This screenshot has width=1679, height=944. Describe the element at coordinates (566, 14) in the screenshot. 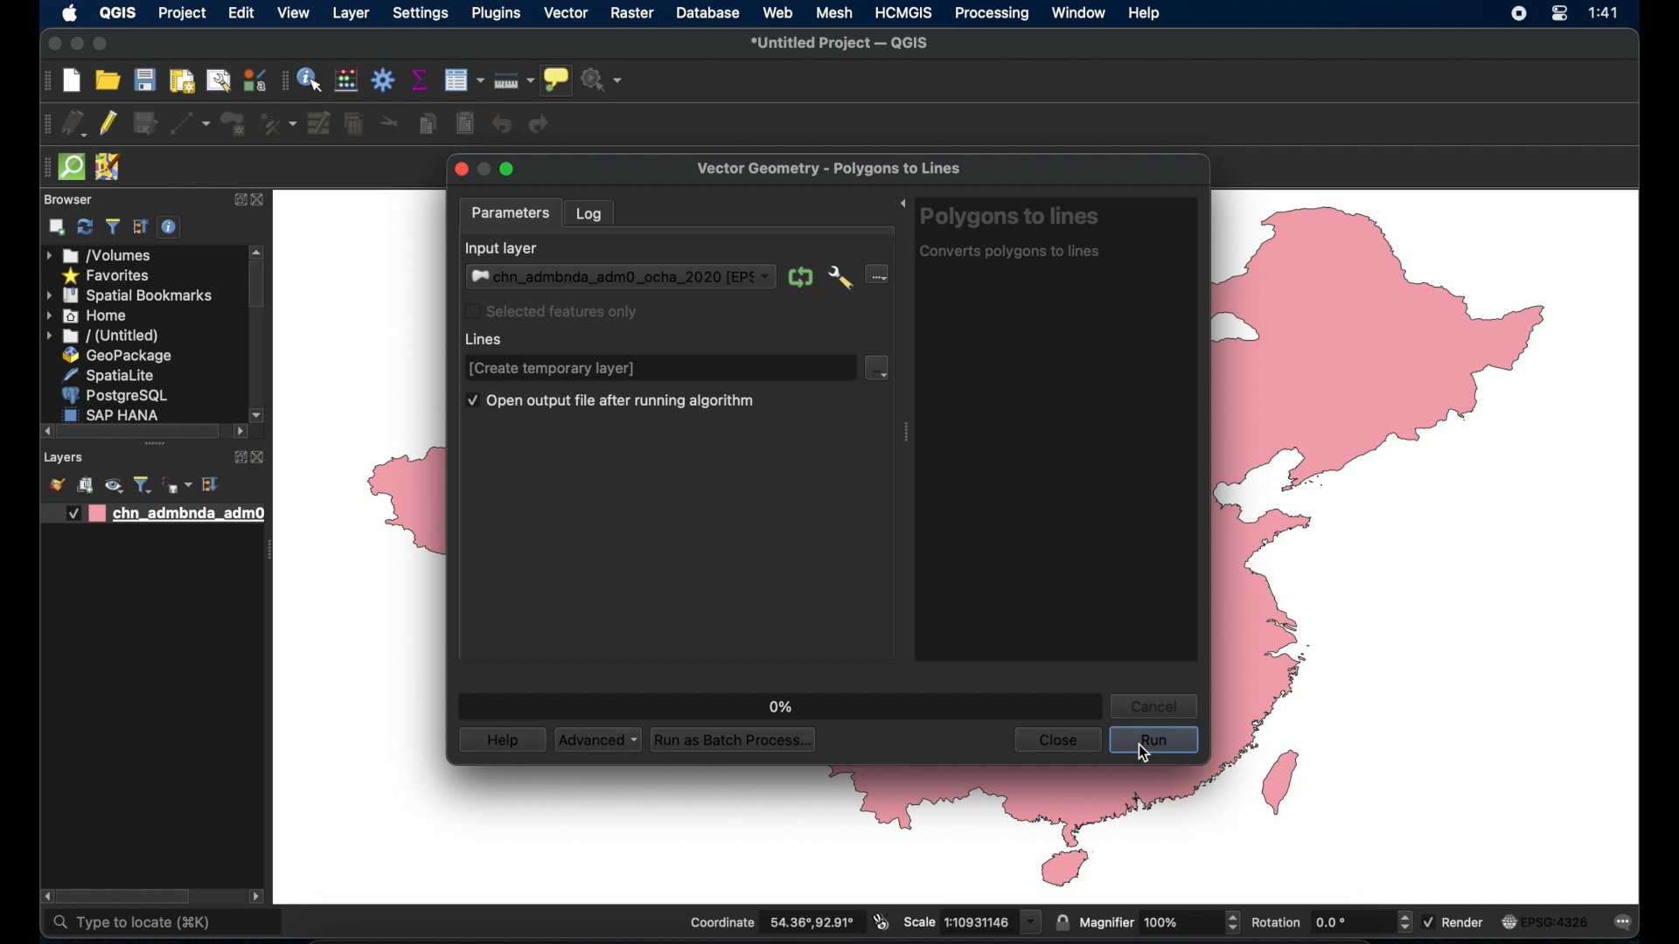

I see `vector` at that location.